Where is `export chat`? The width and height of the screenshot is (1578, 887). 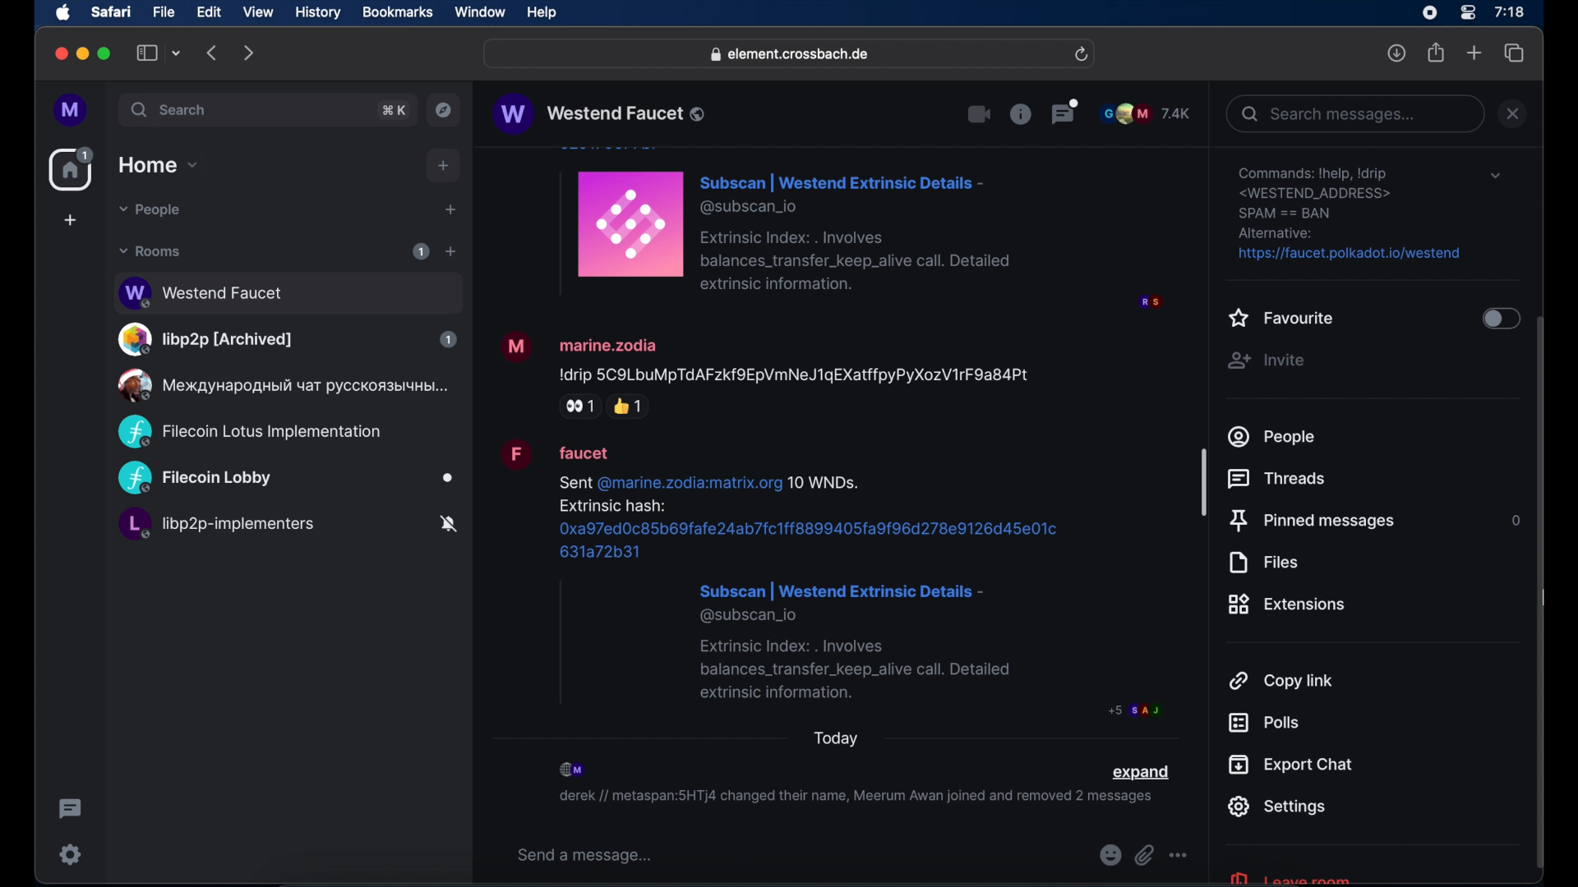
export chat is located at coordinates (1291, 765).